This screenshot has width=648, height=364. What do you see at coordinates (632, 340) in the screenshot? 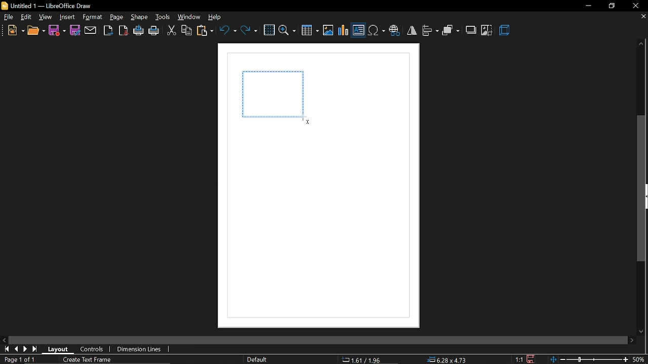
I see `move right` at bounding box center [632, 340].